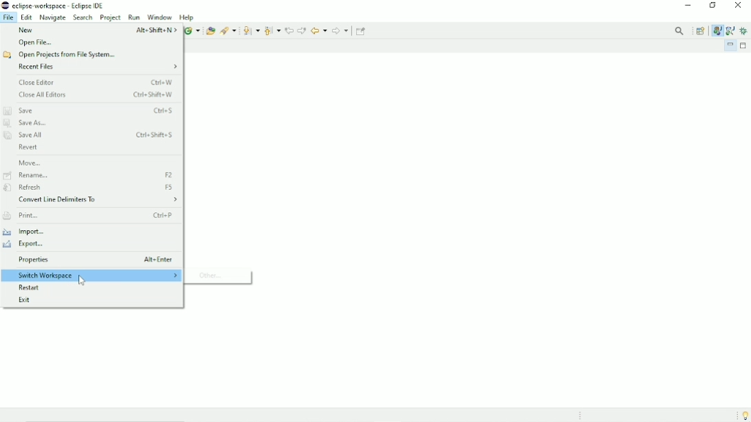 The image size is (751, 422). Describe the element at coordinates (27, 17) in the screenshot. I see `Edit` at that location.